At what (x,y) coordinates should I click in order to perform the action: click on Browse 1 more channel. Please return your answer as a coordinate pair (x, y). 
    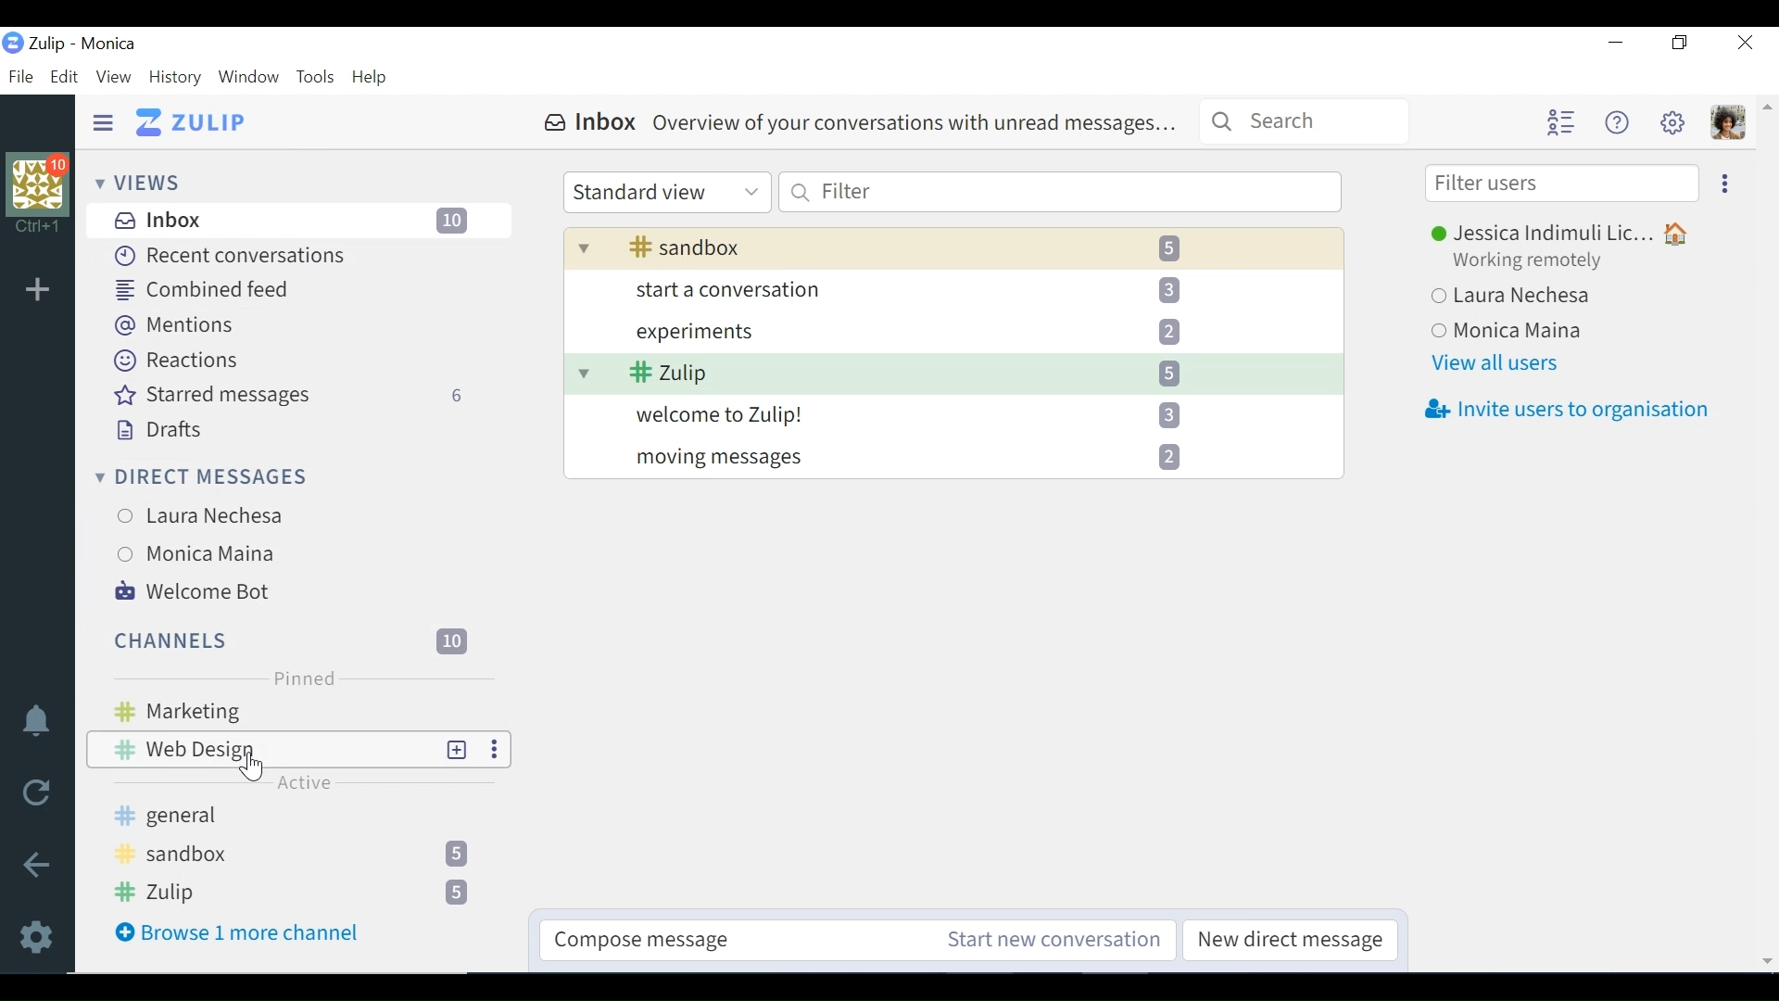
    Looking at the image, I should click on (241, 934).